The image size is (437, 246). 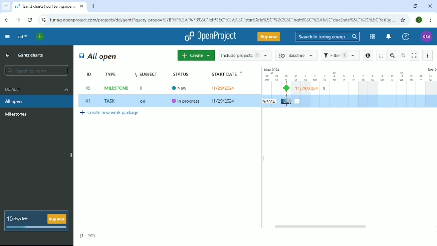 I want to click on Reload this page, so click(x=30, y=20).